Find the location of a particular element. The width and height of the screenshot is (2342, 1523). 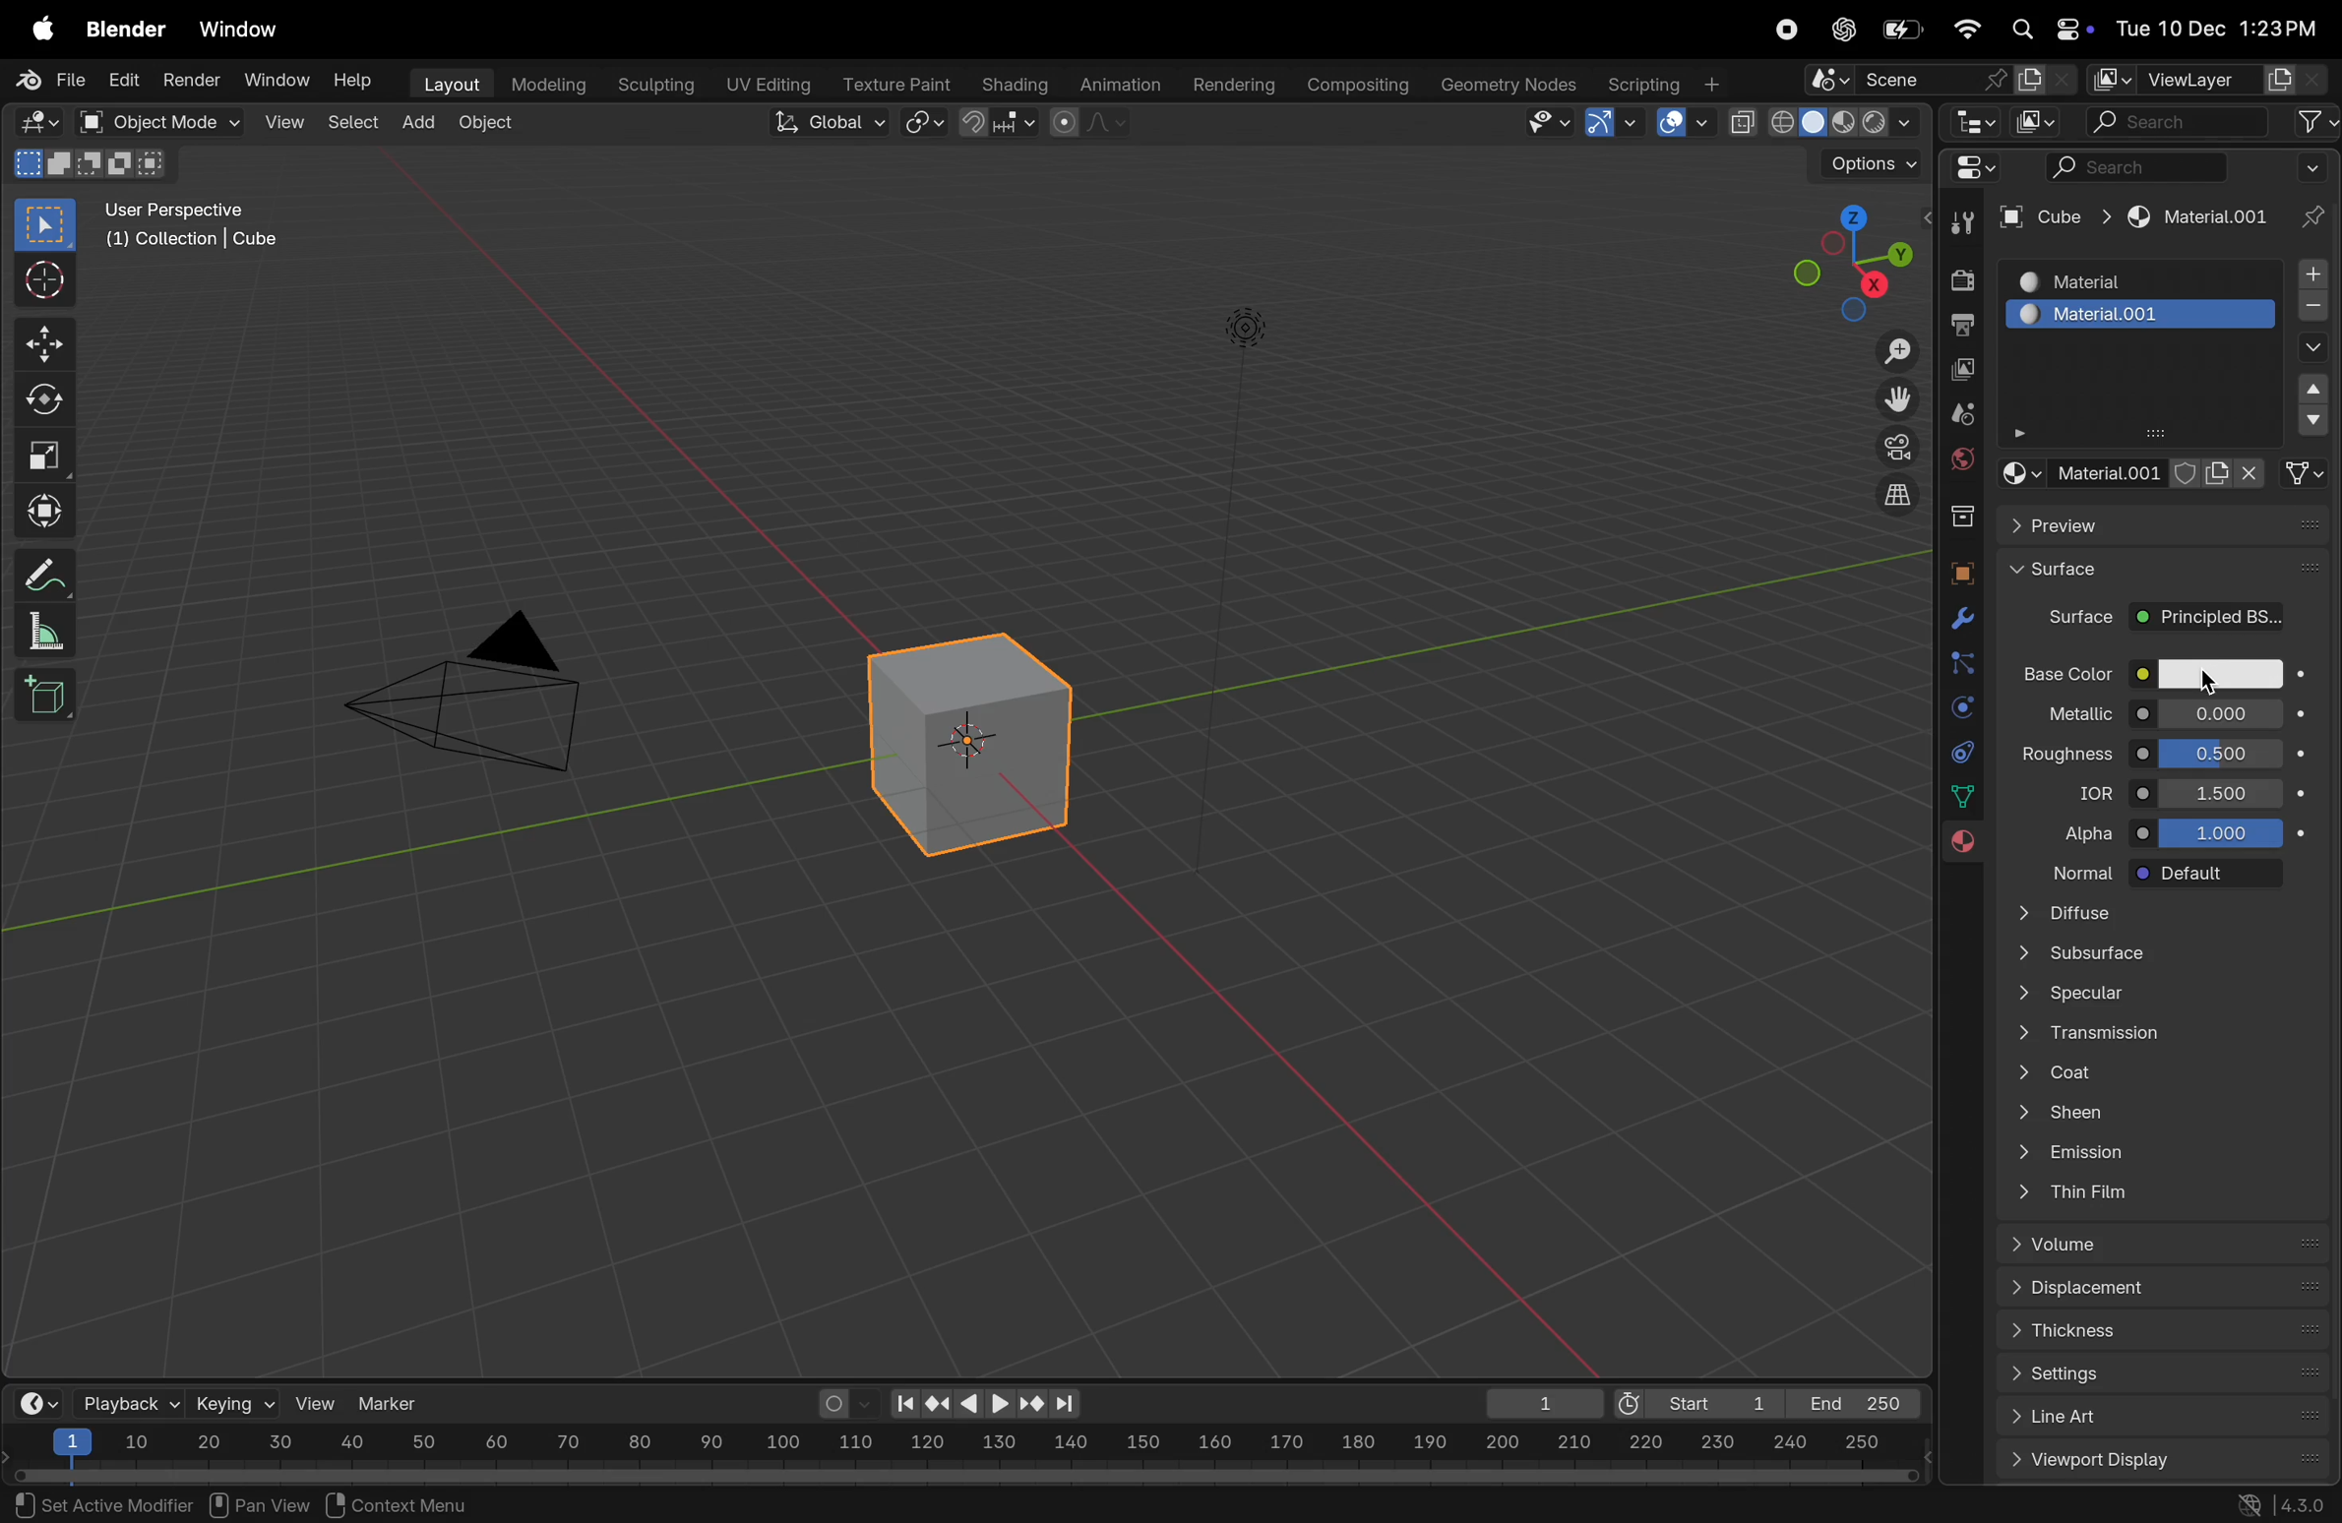

camera is located at coordinates (1893, 447).